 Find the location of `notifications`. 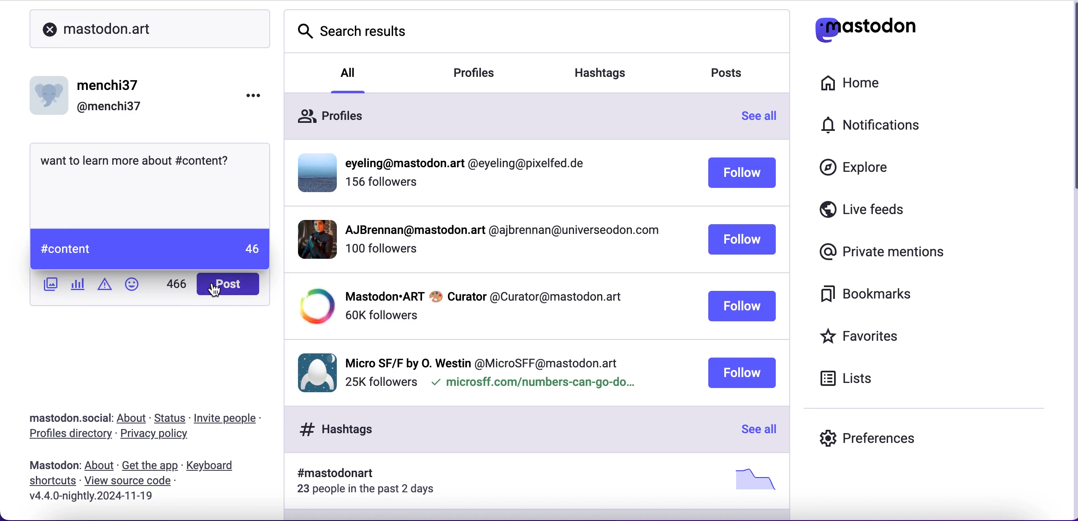

notifications is located at coordinates (889, 128).